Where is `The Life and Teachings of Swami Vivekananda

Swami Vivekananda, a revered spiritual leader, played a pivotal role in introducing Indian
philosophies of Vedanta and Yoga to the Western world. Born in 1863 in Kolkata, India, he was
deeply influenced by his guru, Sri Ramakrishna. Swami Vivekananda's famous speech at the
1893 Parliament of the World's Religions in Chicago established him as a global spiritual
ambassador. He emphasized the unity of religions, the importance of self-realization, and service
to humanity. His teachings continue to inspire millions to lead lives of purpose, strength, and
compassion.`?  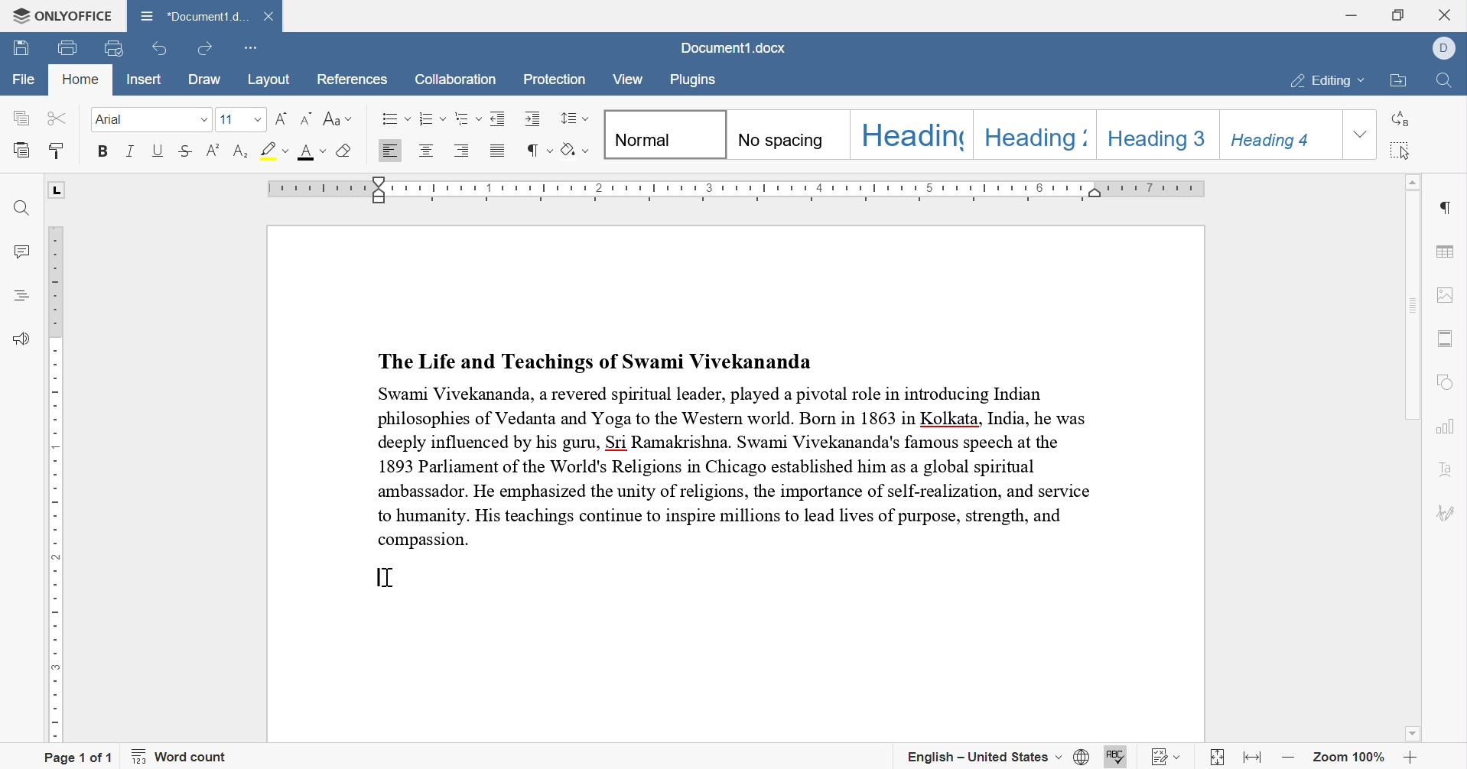
The Life and Teachings of Swami Vivekananda

Swami Vivekananda, a revered spiritual leader, played a pivotal role in introducing Indian
philosophies of Vedanta and Yoga to the Western world. Born in 1863 in Kolkata, India, he was
deeply influenced by his guru, Sri Ramakrishna. Swami Vivekananda's famous speech at the
1893 Parliament of the World's Religions in Chicago established him as a global spiritual
ambassador. He emphasized the unity of religions, the importance of self-realization, and service
to humanity. His teachings continue to inspire millions to lead lives of purpose, strength, and
compassion. is located at coordinates (737, 447).